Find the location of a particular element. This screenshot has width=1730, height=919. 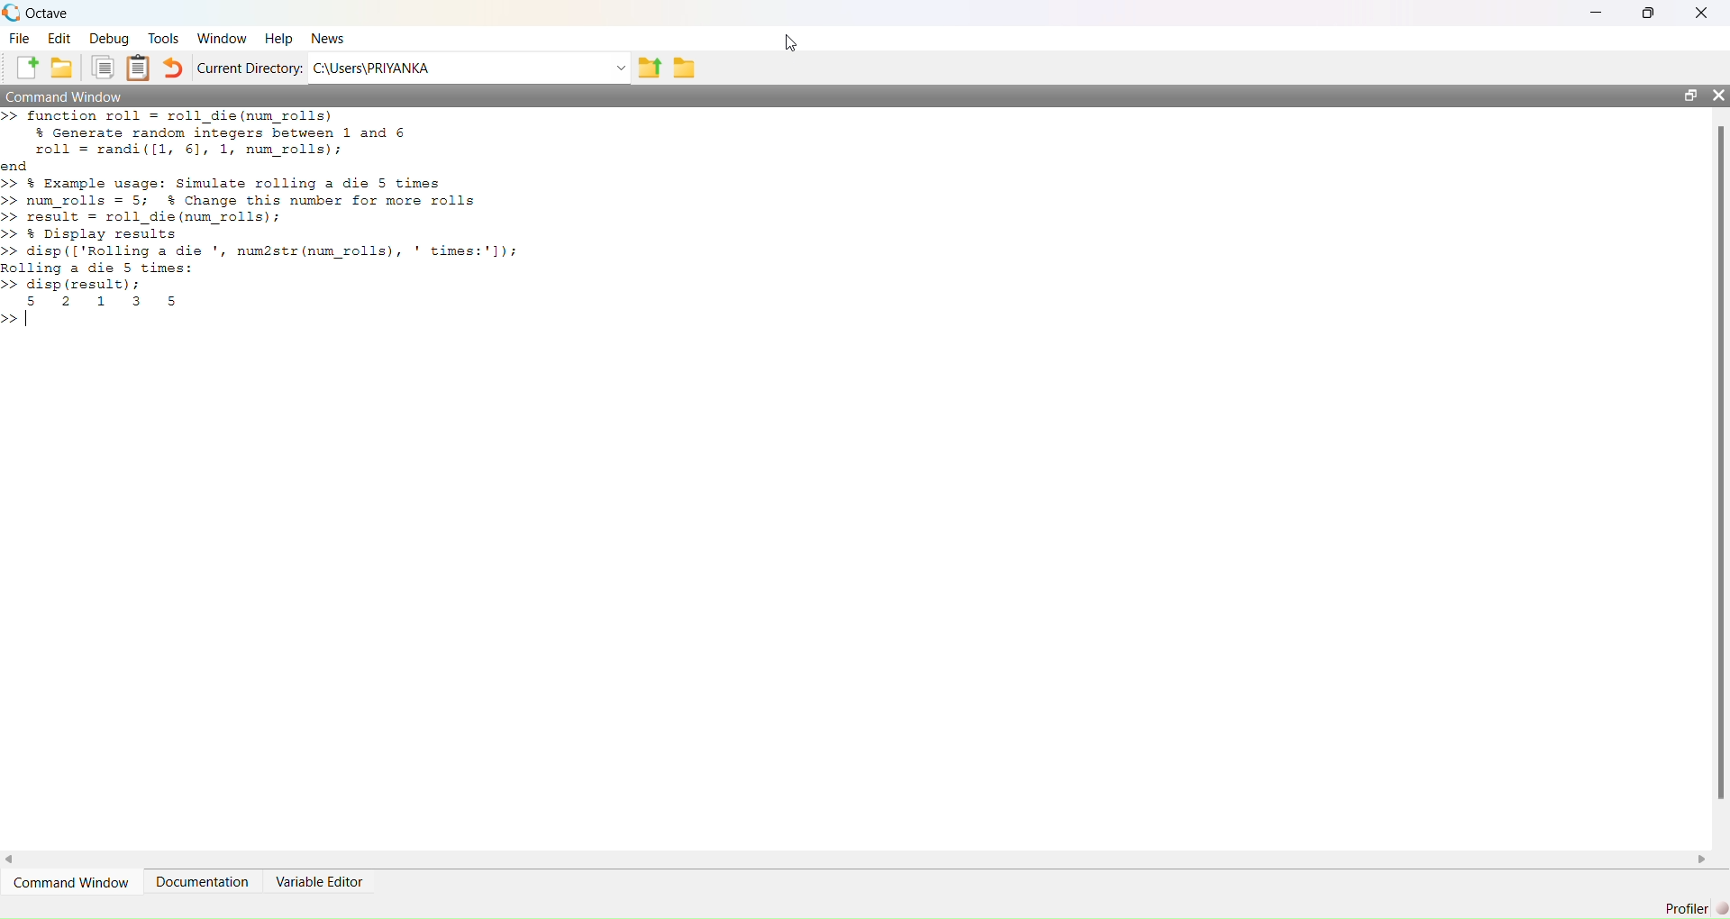

add folder is located at coordinates (63, 68).